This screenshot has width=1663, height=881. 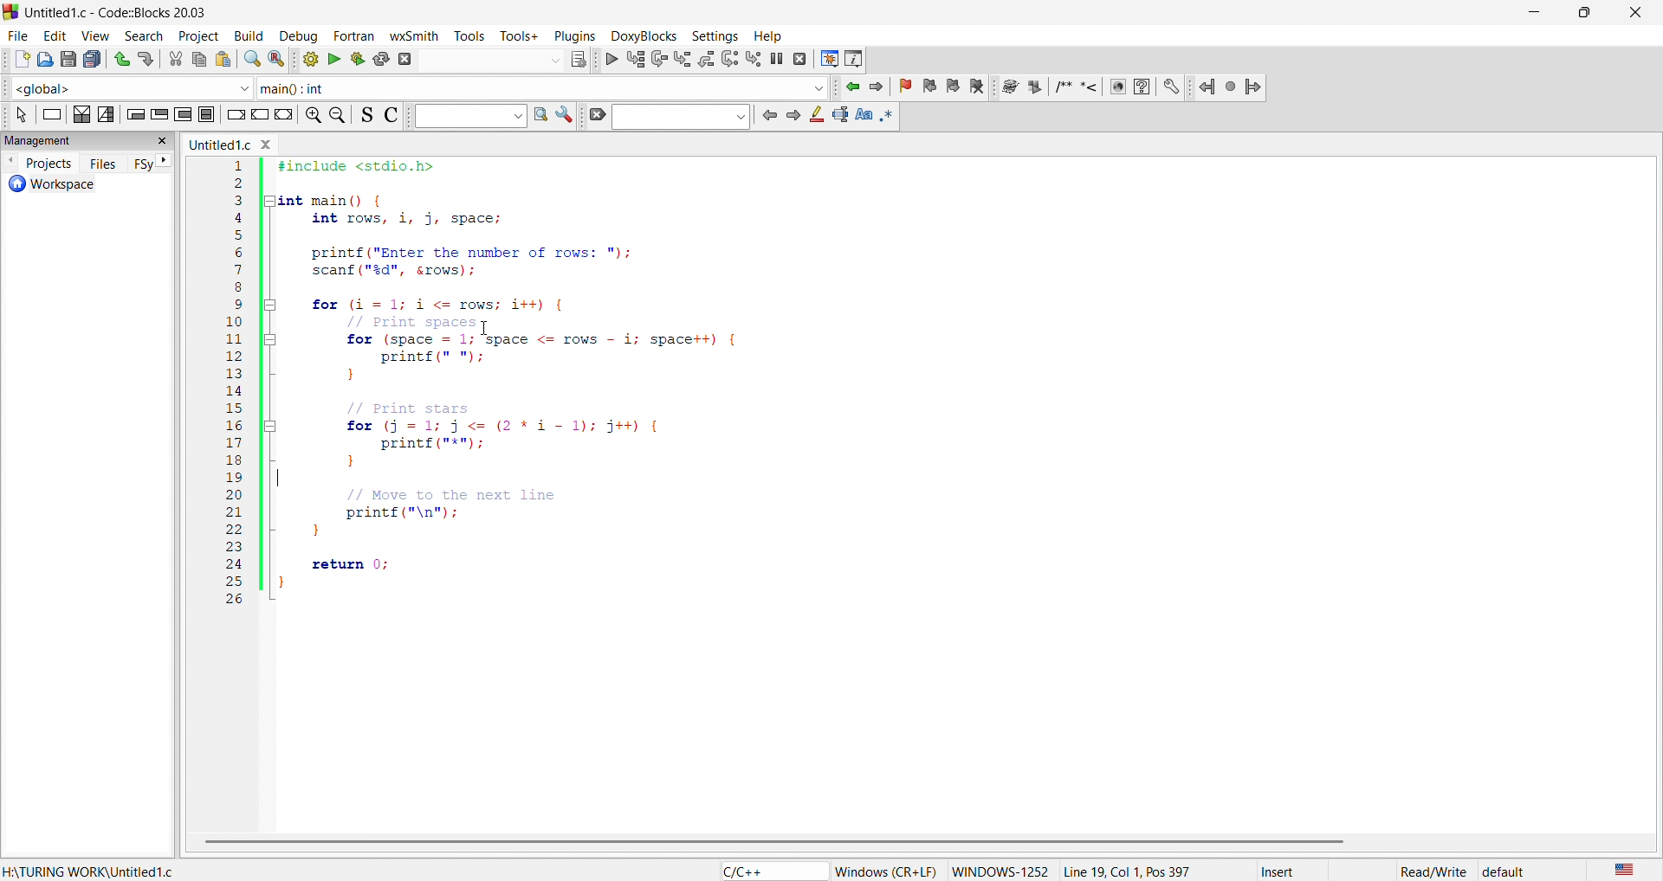 I want to click on cut, so click(x=176, y=60).